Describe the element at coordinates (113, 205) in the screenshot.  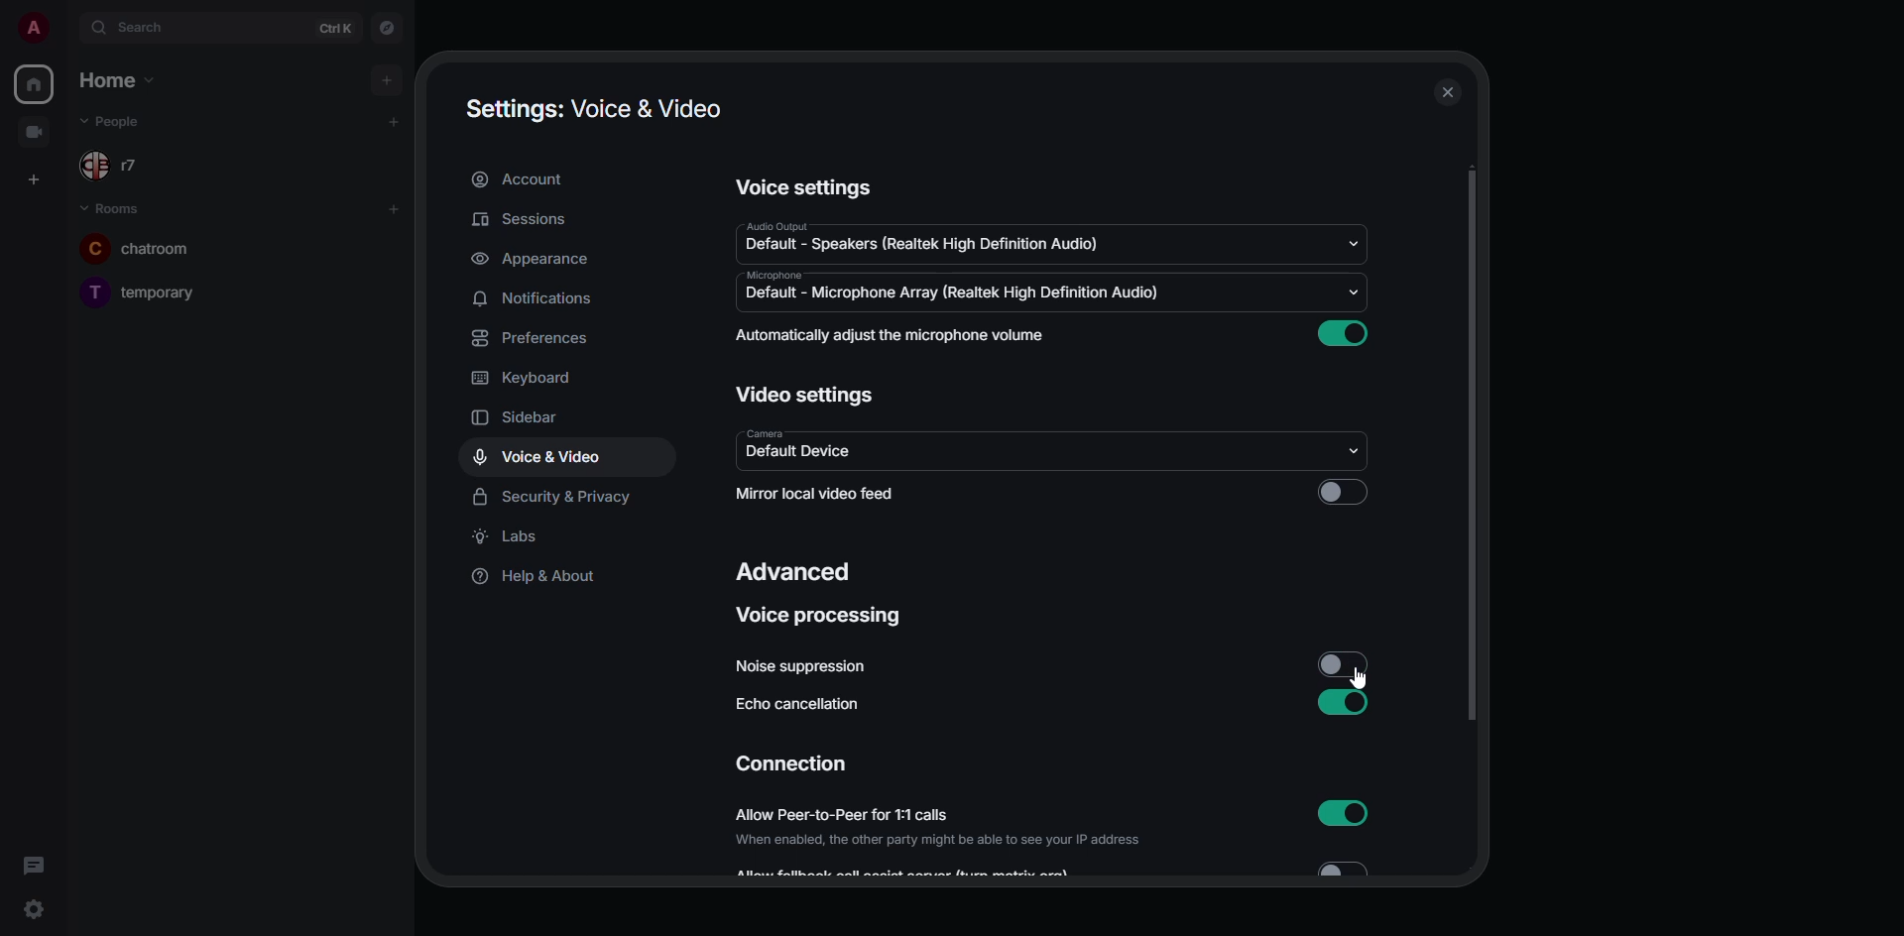
I see `rooms` at that location.